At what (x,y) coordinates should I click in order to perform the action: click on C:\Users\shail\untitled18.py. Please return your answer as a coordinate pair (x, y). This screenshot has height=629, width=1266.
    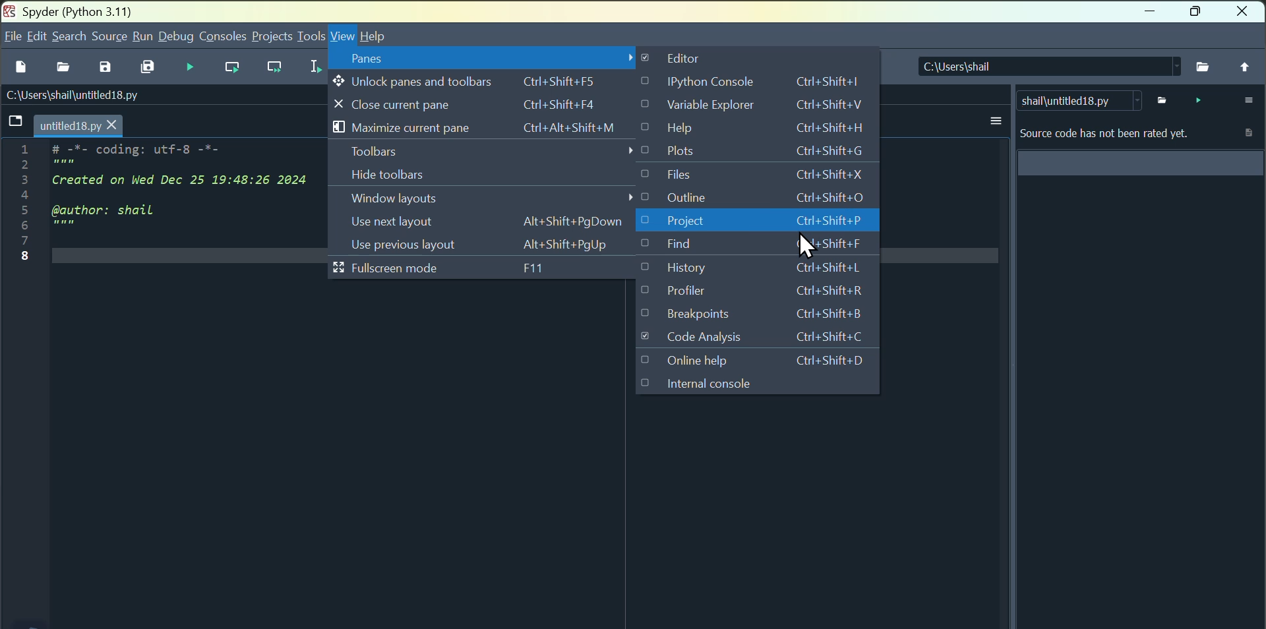
    Looking at the image, I should click on (86, 98).